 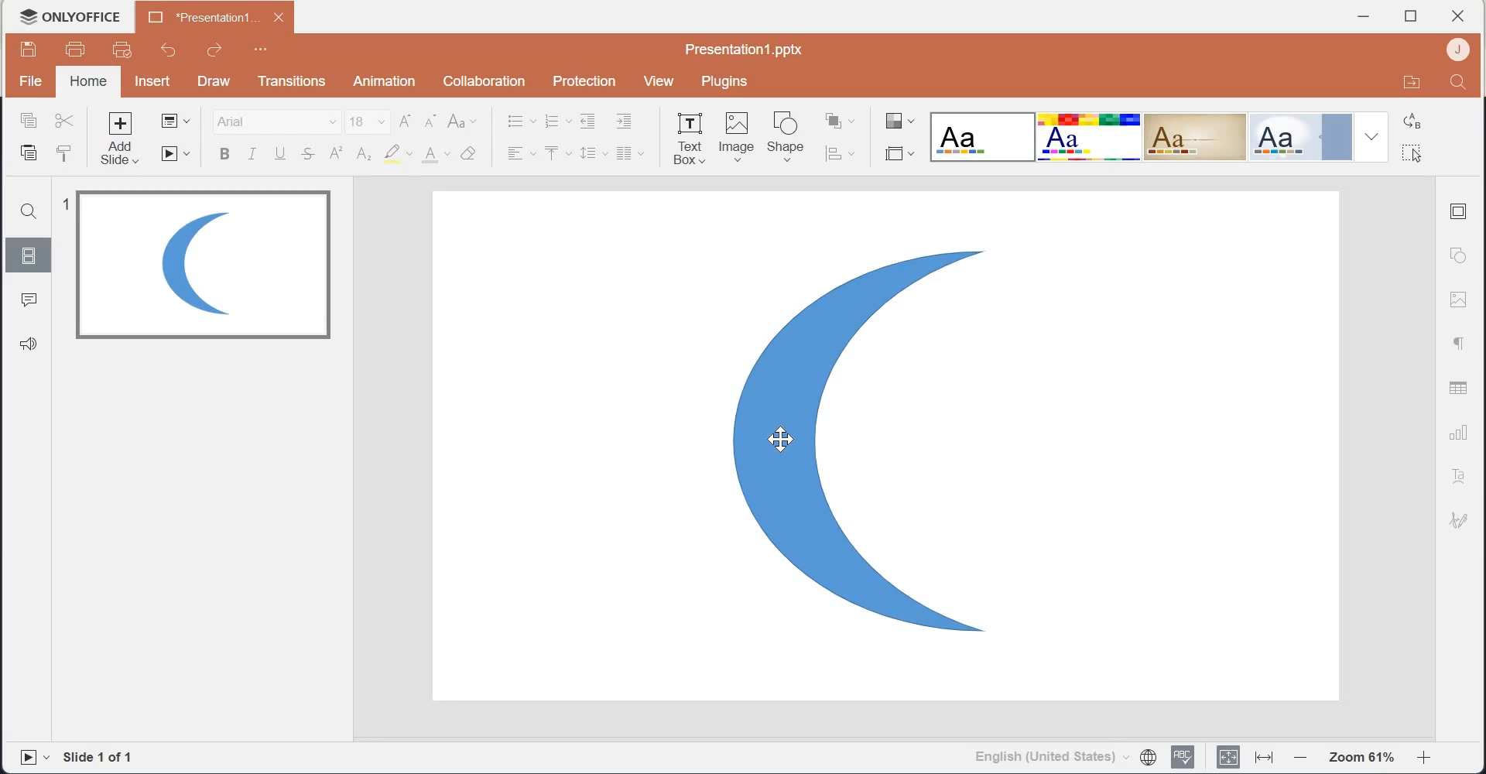 I want to click on Image, so click(x=1460, y=301).